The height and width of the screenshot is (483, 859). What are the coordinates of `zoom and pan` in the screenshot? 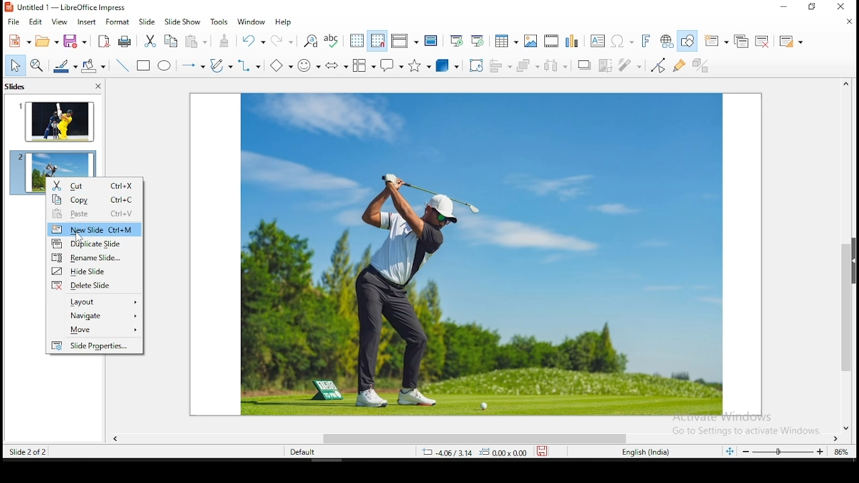 It's located at (38, 65).